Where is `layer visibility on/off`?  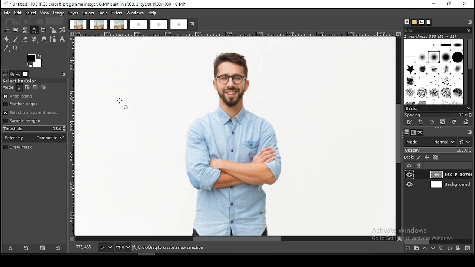 layer visibility on/off is located at coordinates (409, 166).